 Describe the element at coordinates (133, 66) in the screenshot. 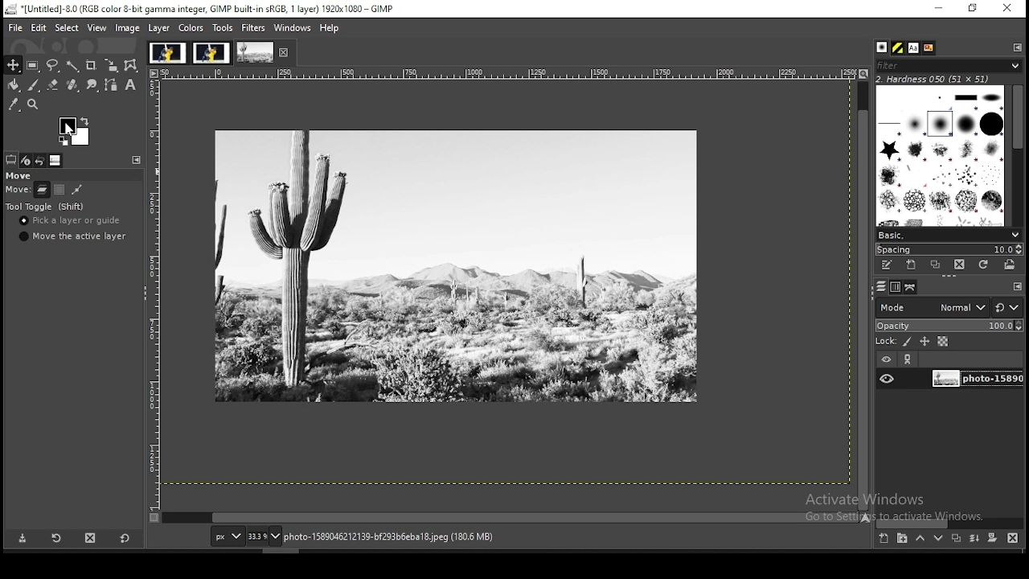

I see `cage transform` at that location.